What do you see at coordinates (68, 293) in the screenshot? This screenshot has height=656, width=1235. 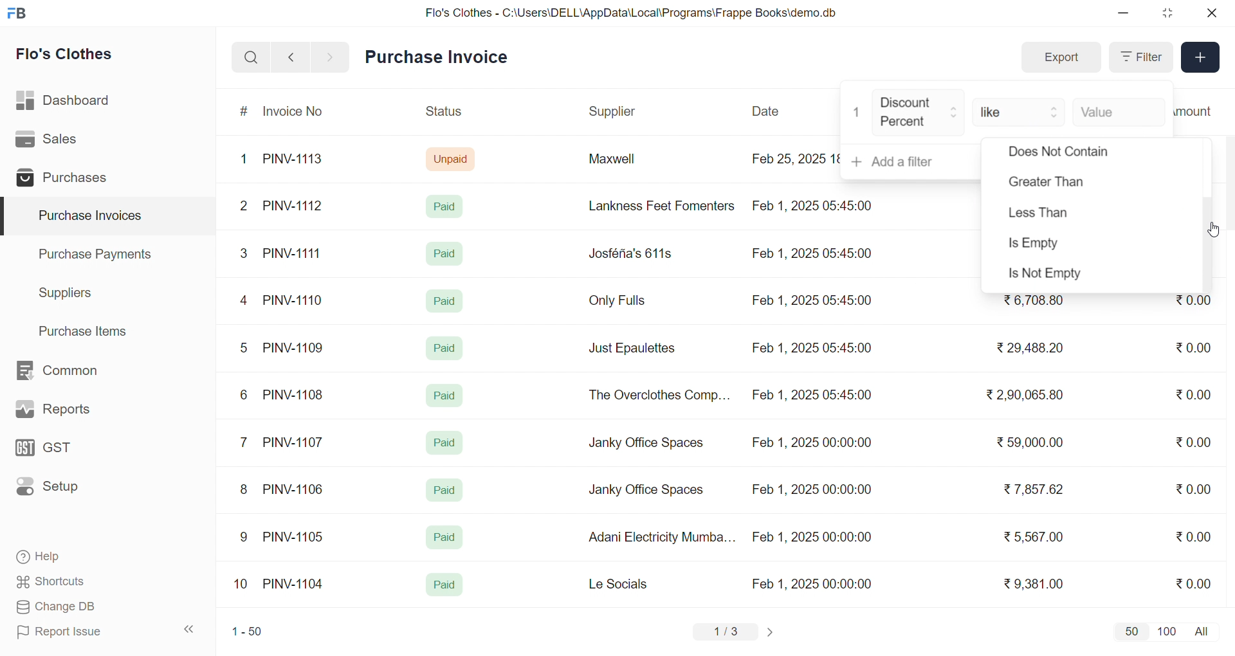 I see `Suppliers` at bounding box center [68, 293].